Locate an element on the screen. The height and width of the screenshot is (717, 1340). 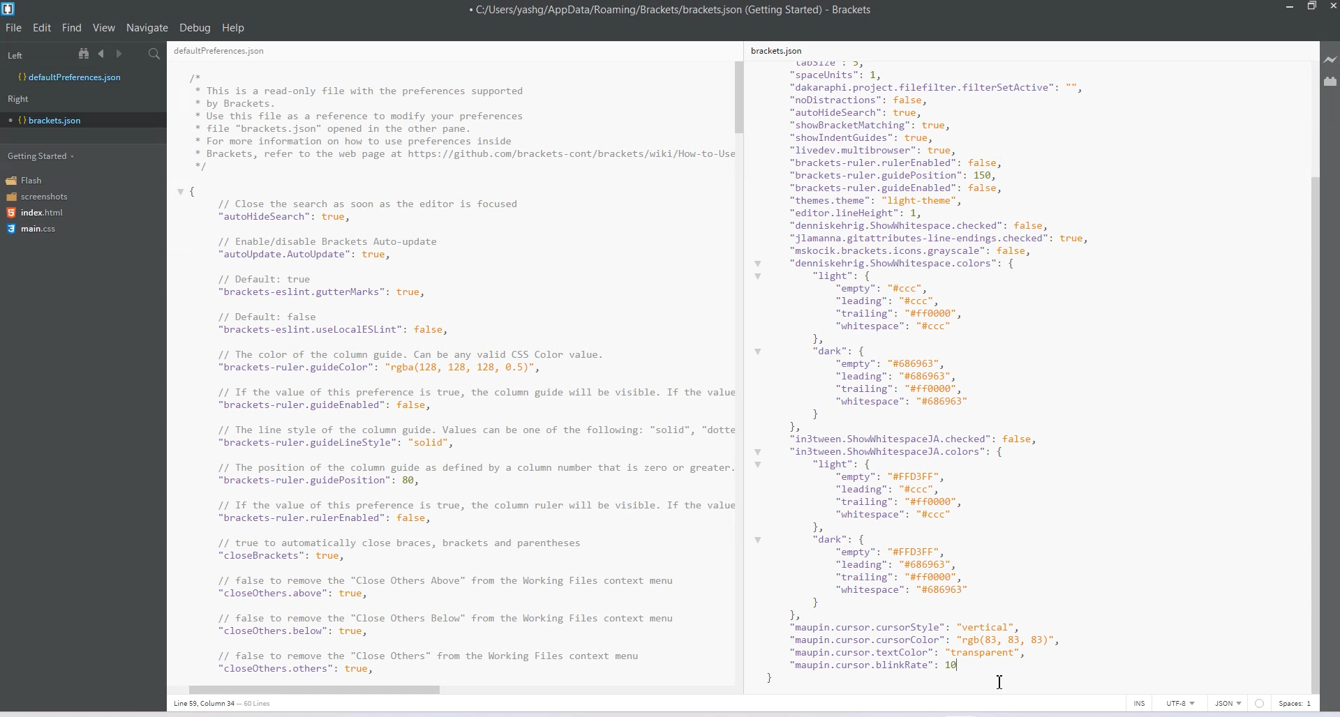
INS is located at coordinates (1139, 703).